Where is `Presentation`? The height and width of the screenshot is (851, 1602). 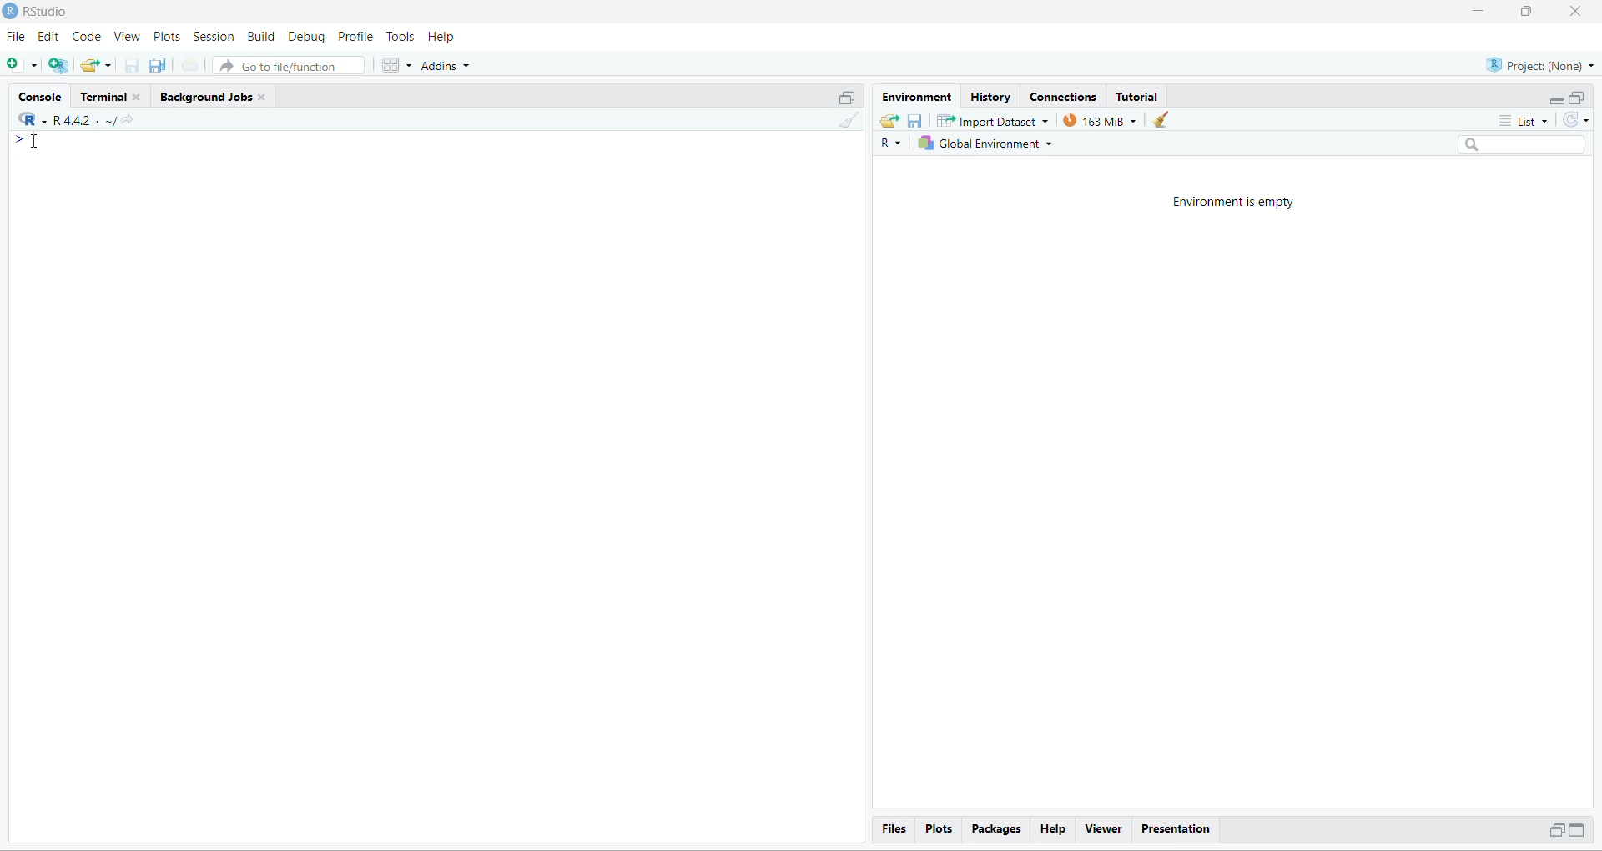 Presentation is located at coordinates (1177, 830).